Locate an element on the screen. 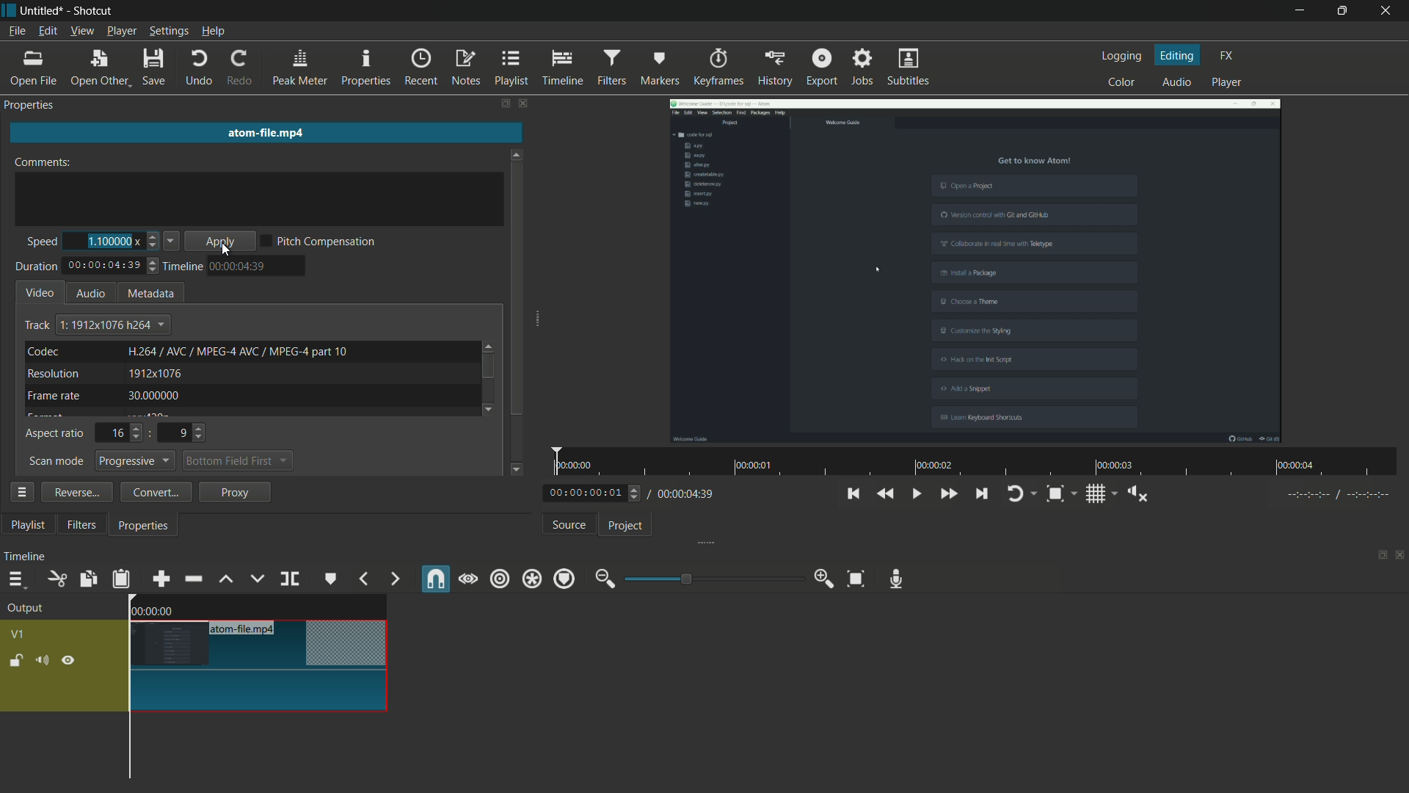  split at playhead is located at coordinates (291, 579).